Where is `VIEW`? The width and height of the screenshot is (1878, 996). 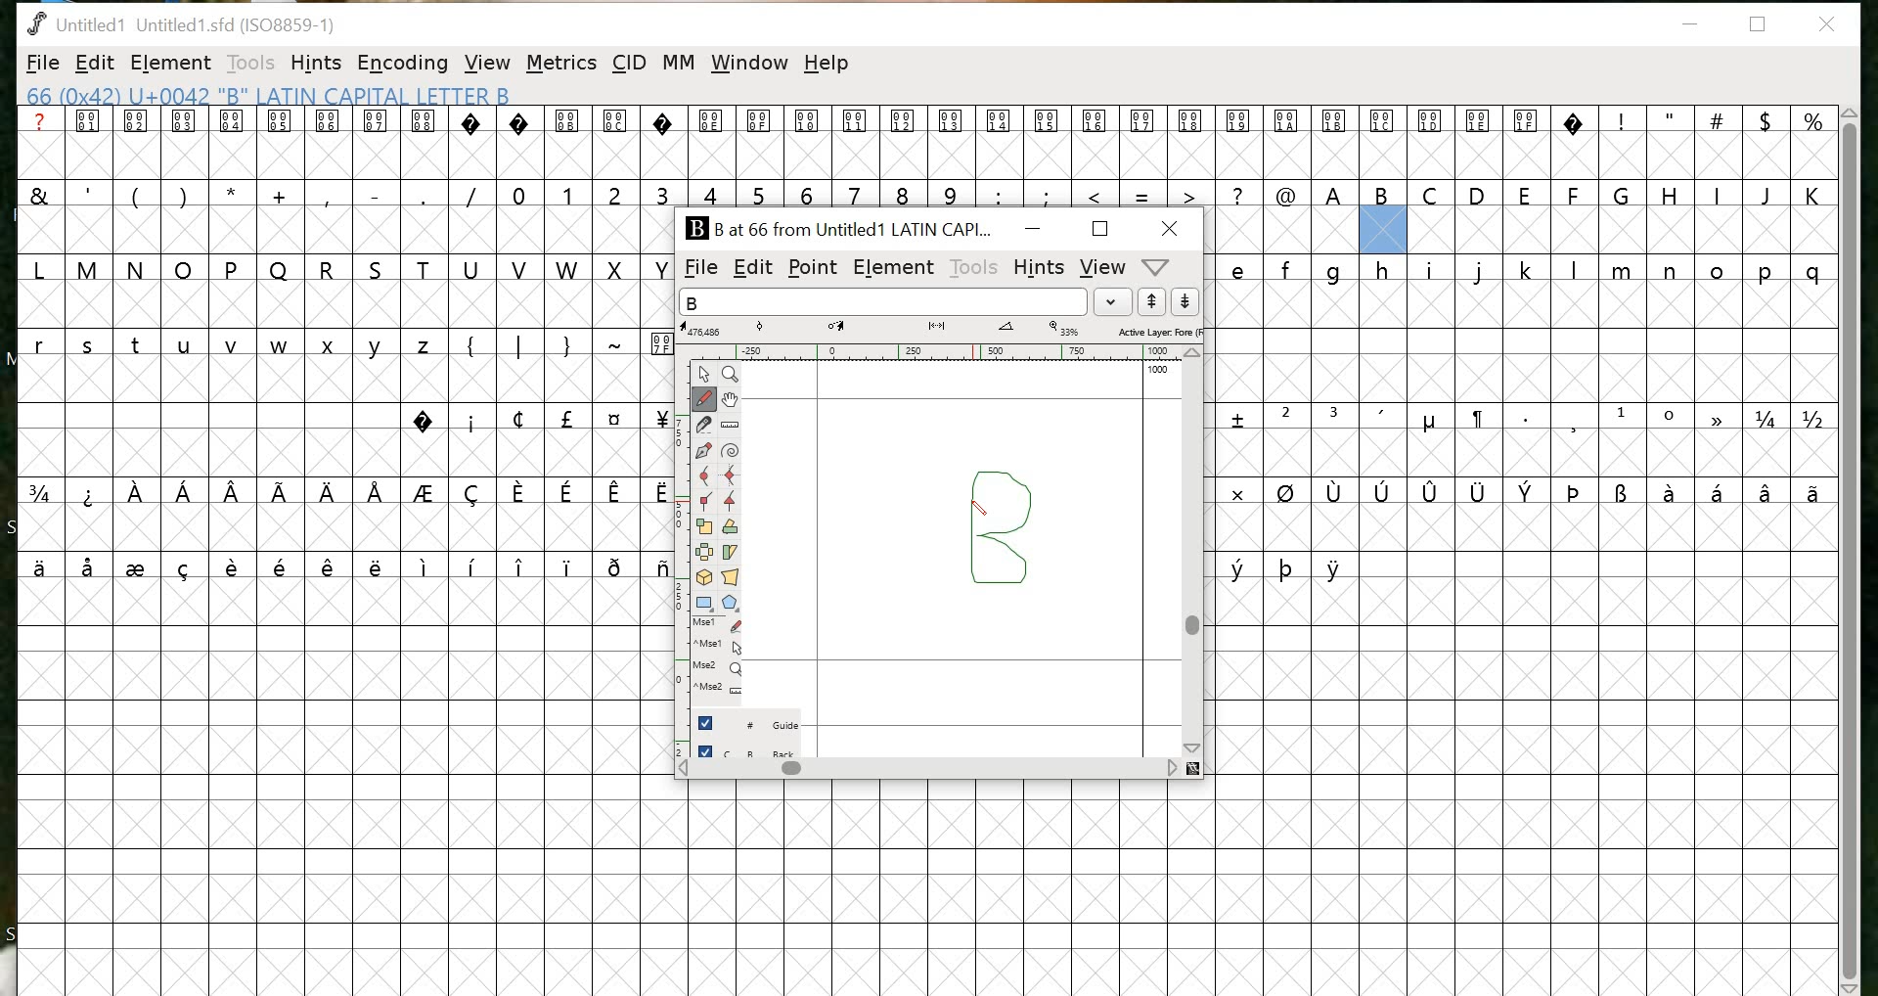 VIEW is located at coordinates (489, 64).